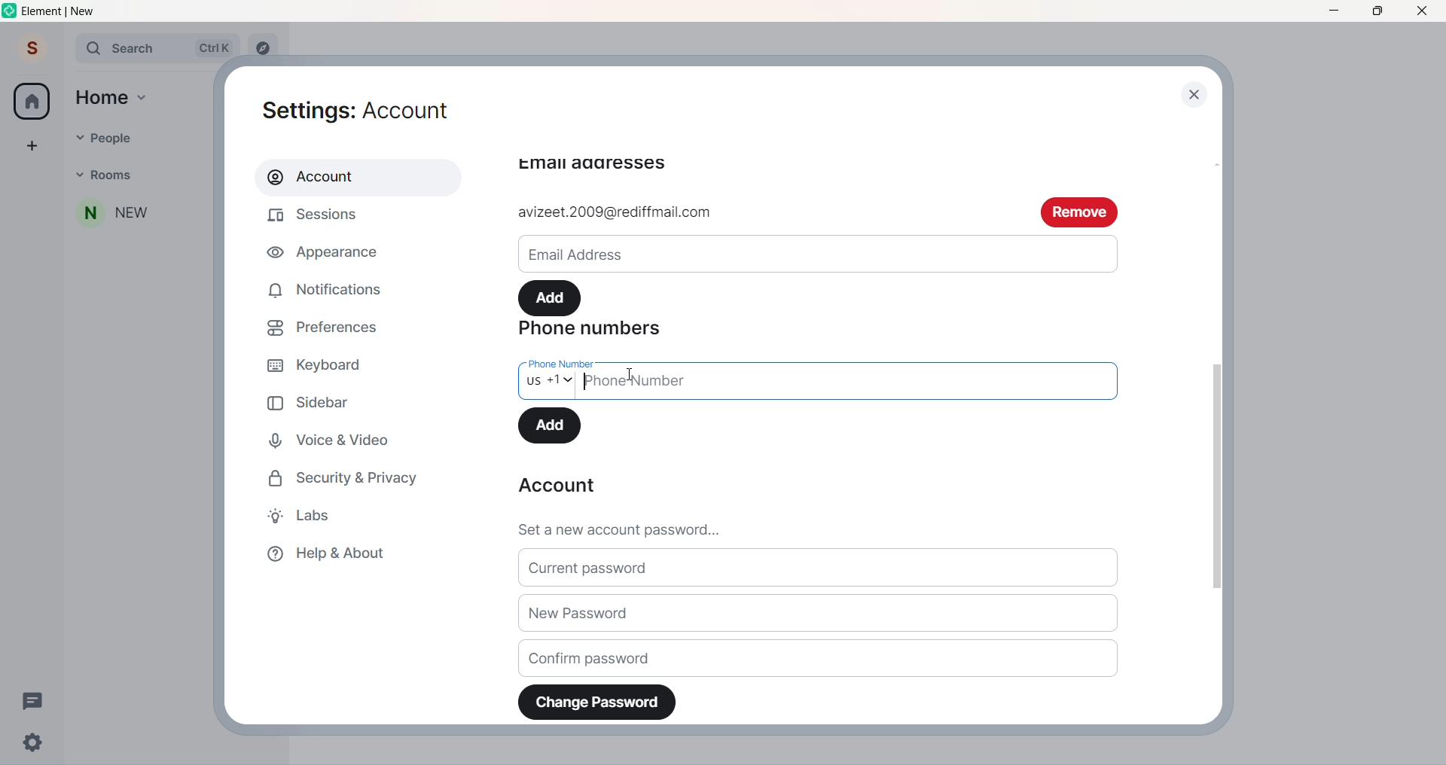 The width and height of the screenshot is (1446, 765). Describe the element at coordinates (312, 516) in the screenshot. I see `Labs` at that location.